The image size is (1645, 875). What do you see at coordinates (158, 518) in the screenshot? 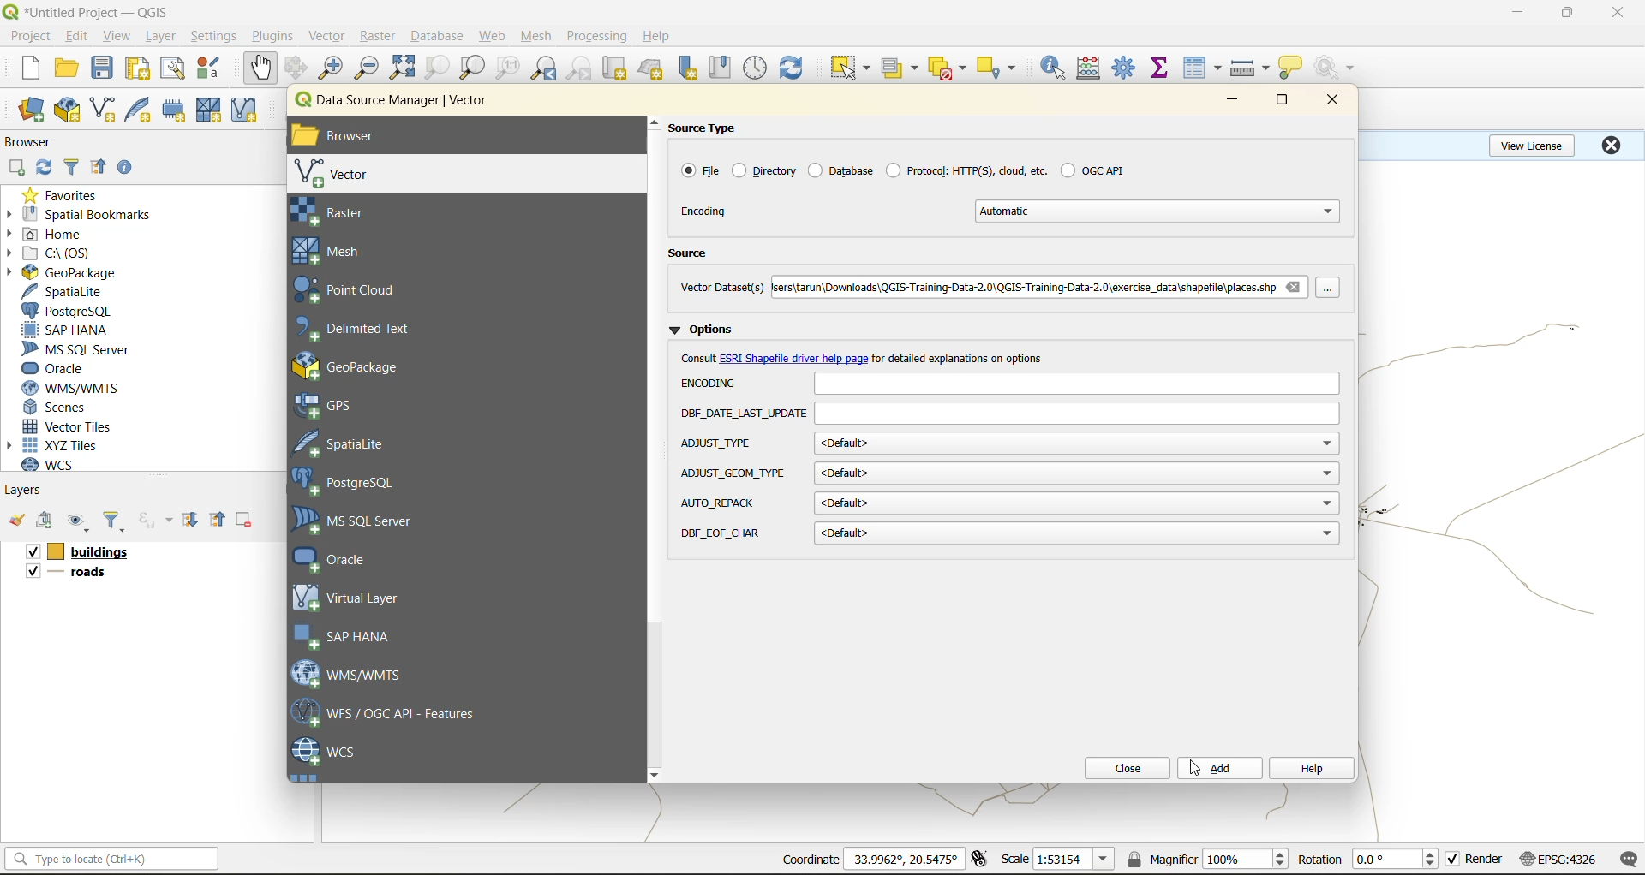
I see `filter by expression` at bounding box center [158, 518].